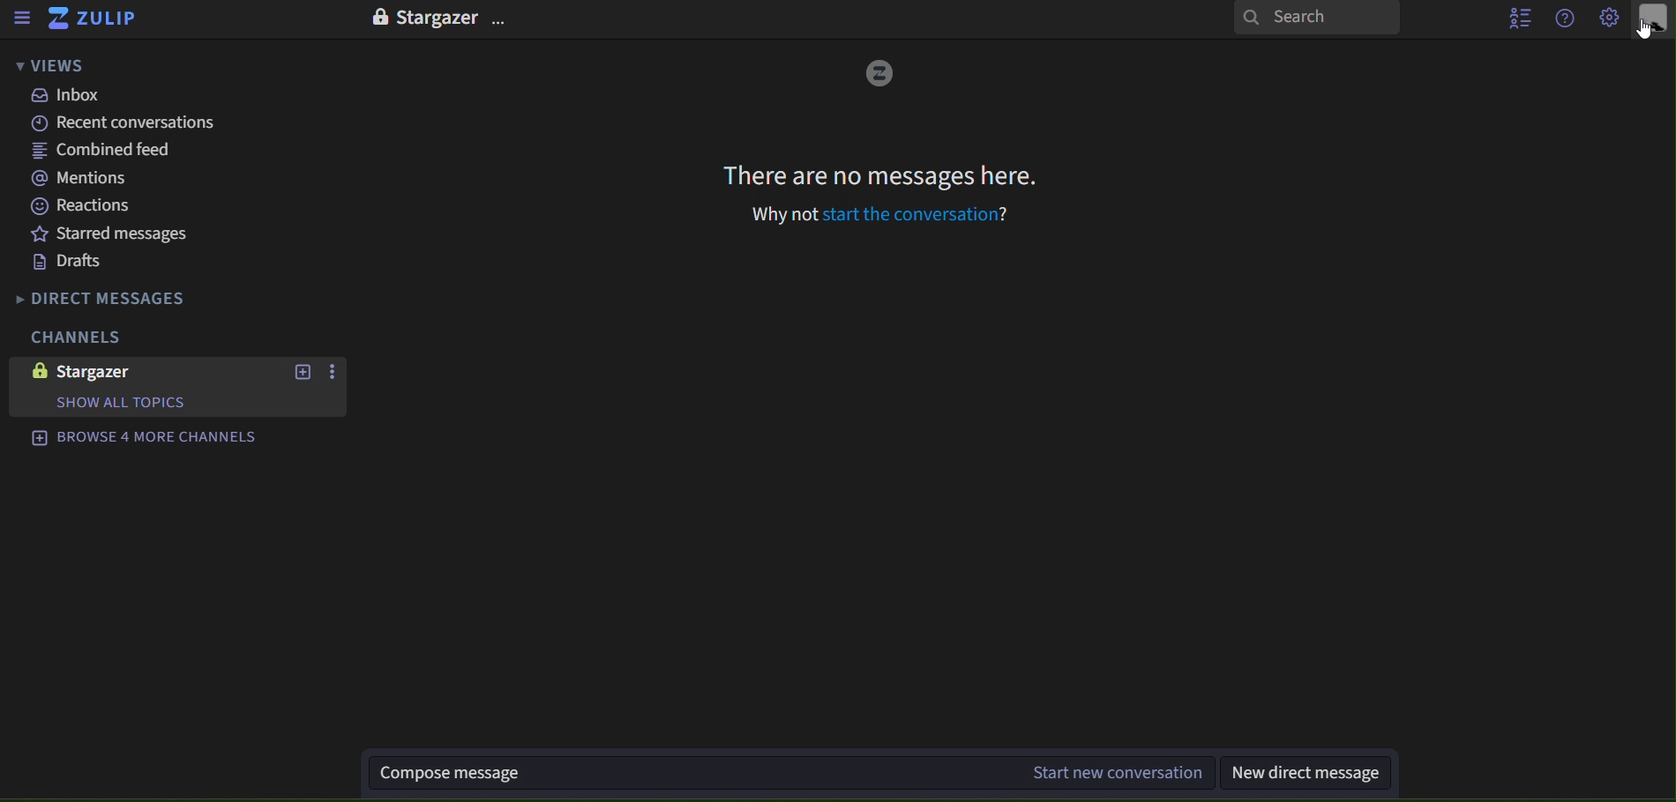 This screenshot has height=802, width=1676. Describe the element at coordinates (782, 213) in the screenshot. I see `Why not` at that location.